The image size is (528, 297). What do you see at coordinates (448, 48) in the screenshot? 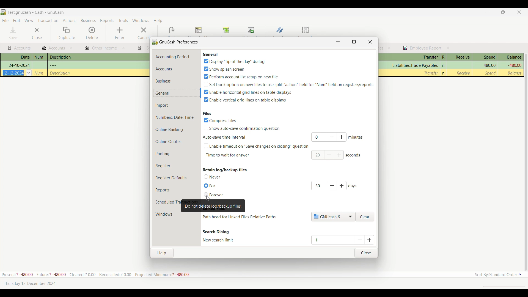
I see `close` at bounding box center [448, 48].